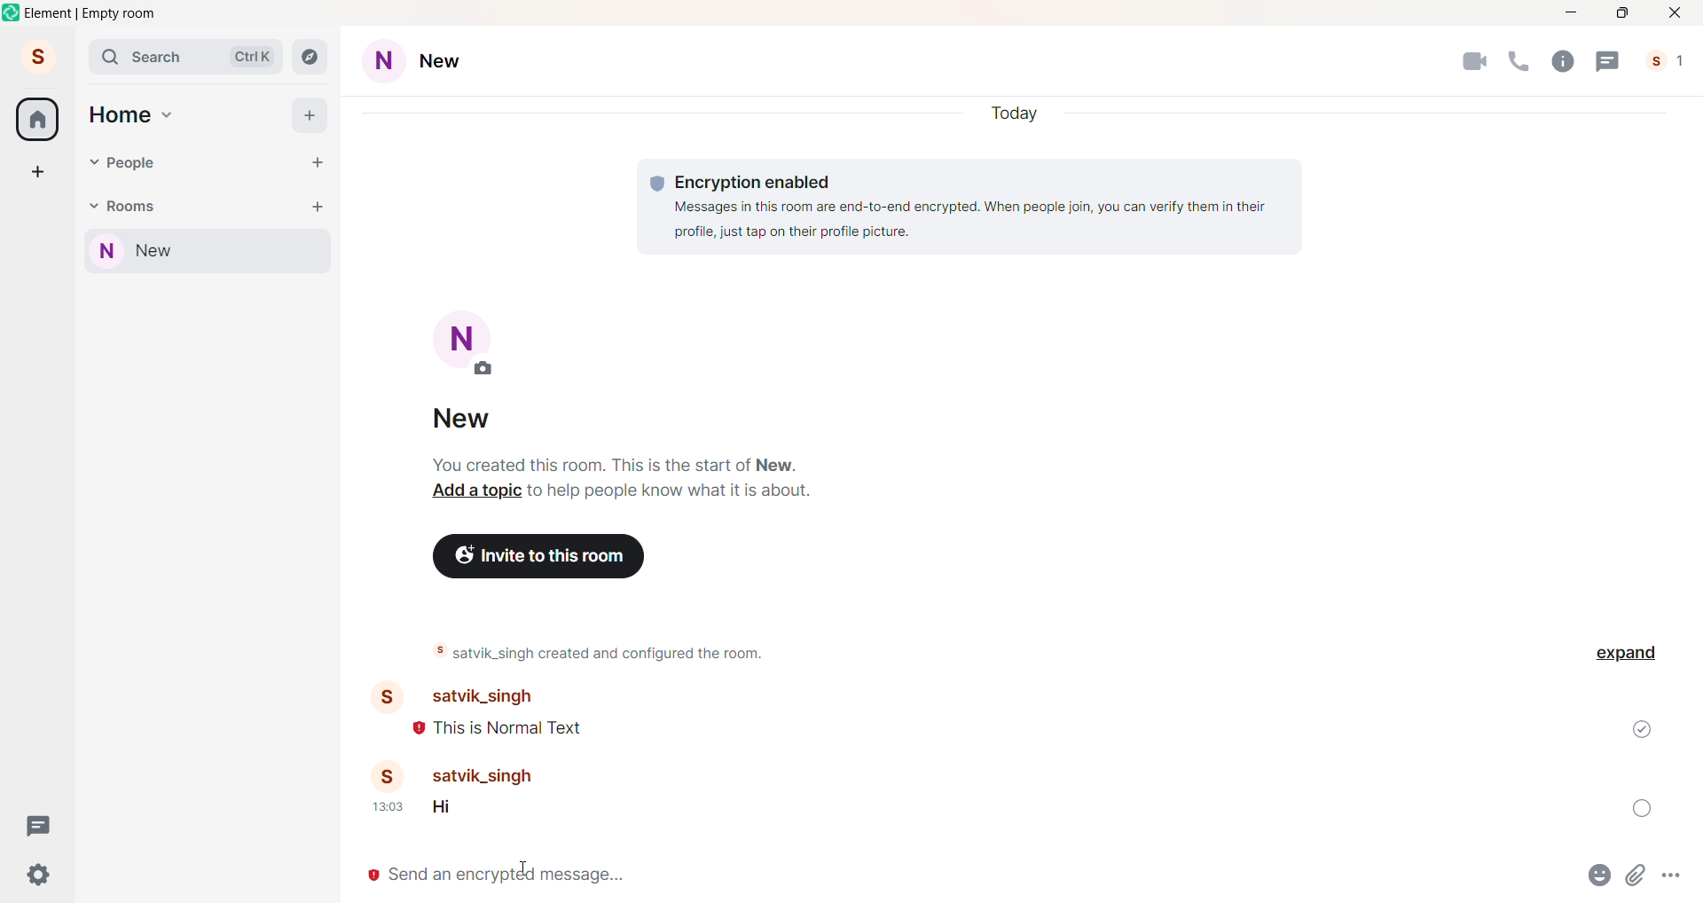 This screenshot has height=903, width=1703. I want to click on element | empty room, so click(91, 13).